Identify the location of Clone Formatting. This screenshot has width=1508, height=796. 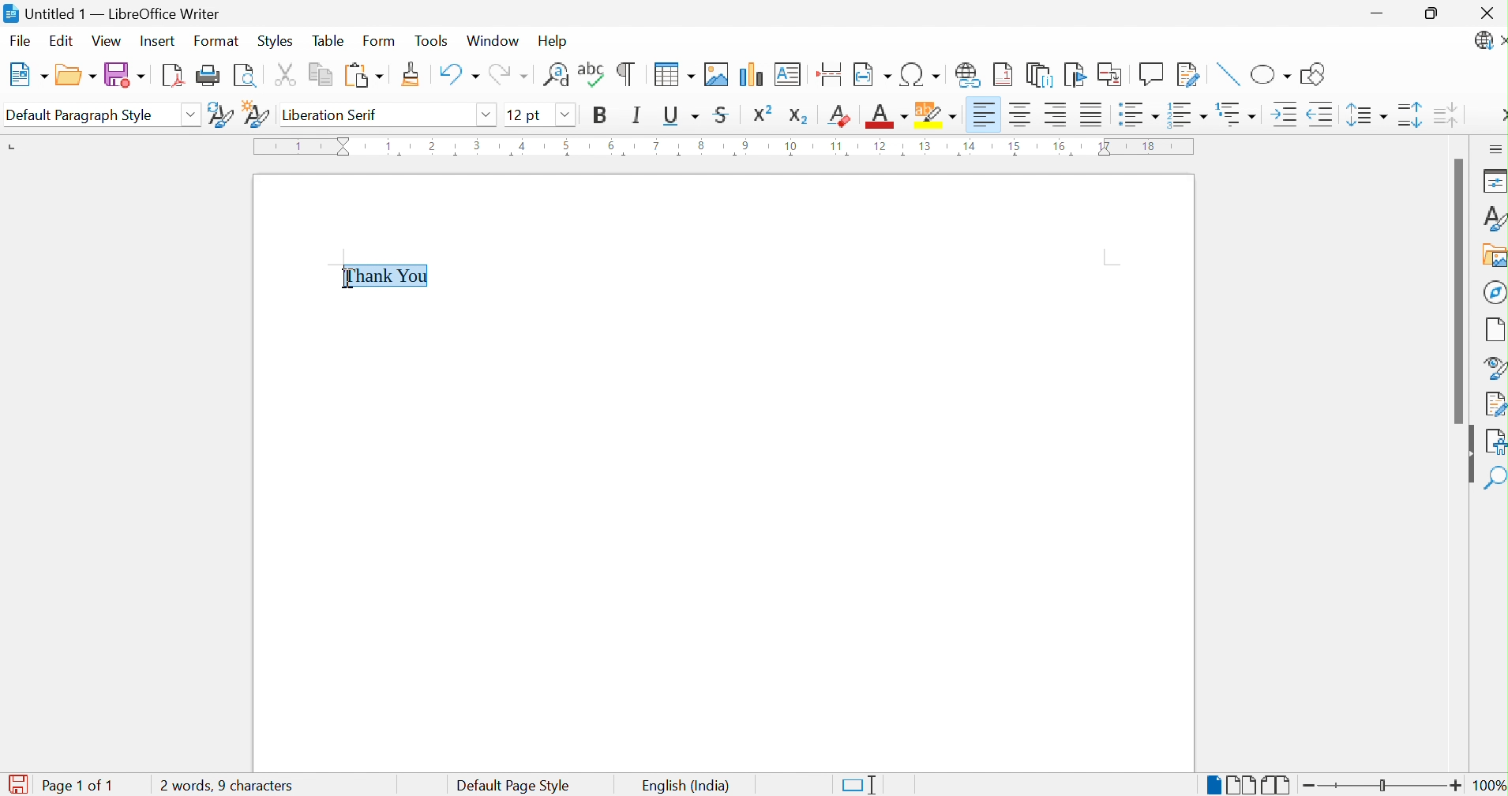
(411, 74).